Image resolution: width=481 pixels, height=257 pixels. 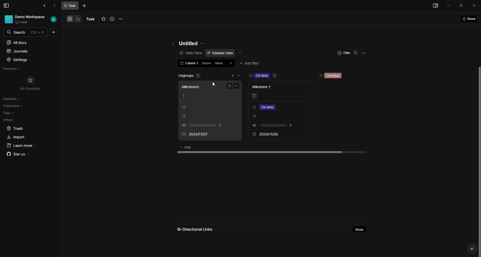 What do you see at coordinates (201, 126) in the screenshot?
I see `0` at bounding box center [201, 126].